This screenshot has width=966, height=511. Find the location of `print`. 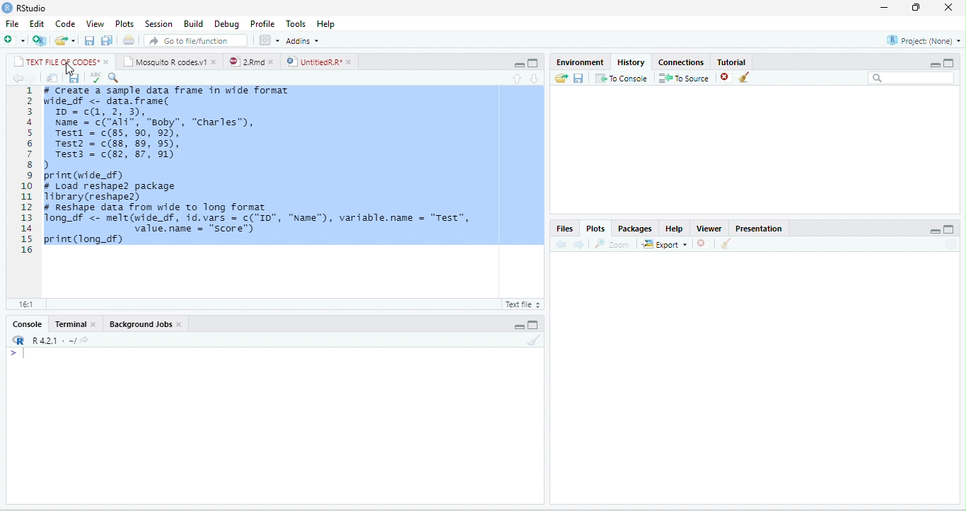

print is located at coordinates (129, 40).